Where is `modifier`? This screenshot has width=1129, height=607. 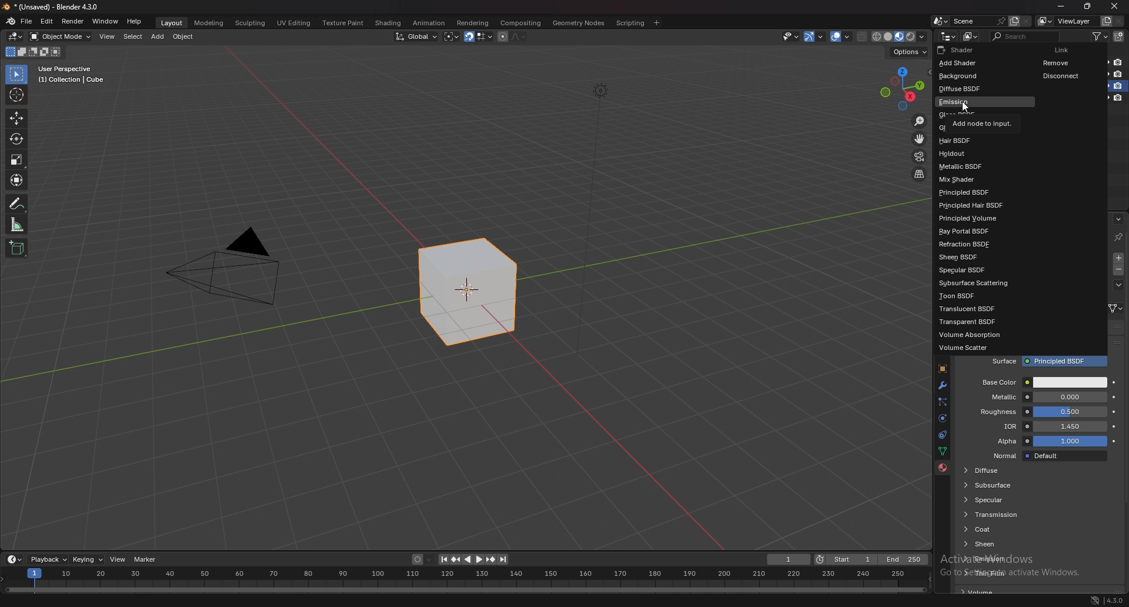
modifier is located at coordinates (942, 385).